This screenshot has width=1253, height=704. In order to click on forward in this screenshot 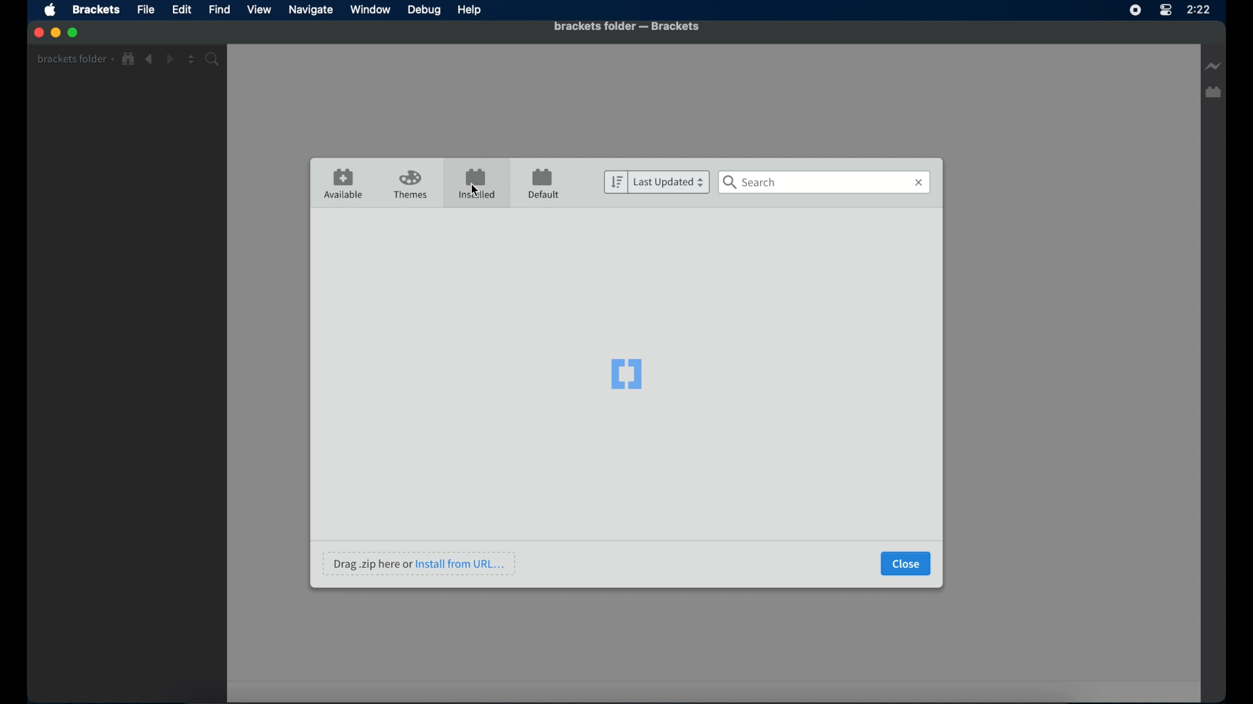, I will do `click(170, 59)`.